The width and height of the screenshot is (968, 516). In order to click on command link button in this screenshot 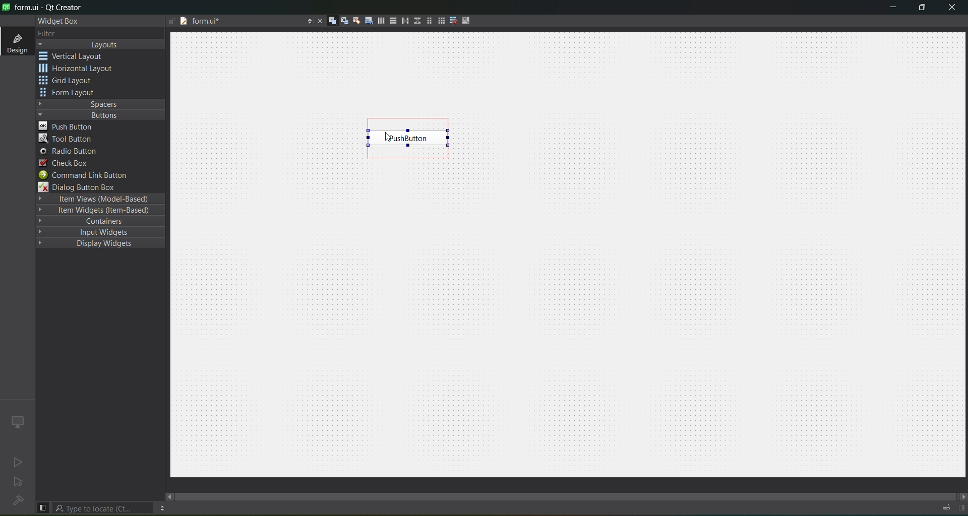, I will do `click(89, 175)`.